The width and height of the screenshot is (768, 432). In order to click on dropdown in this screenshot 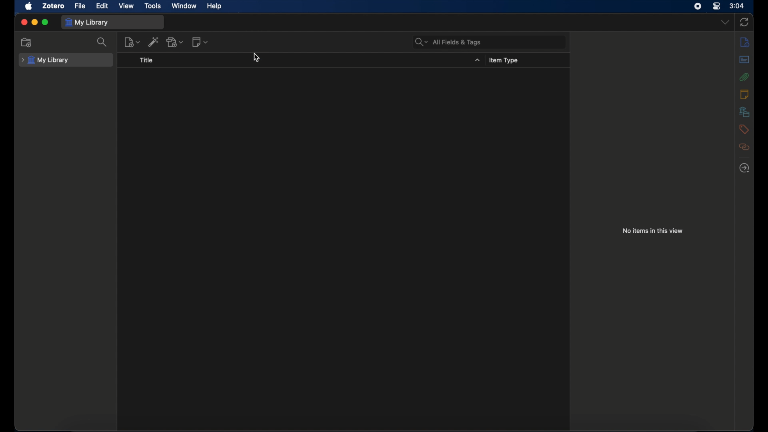, I will do `click(478, 61)`.